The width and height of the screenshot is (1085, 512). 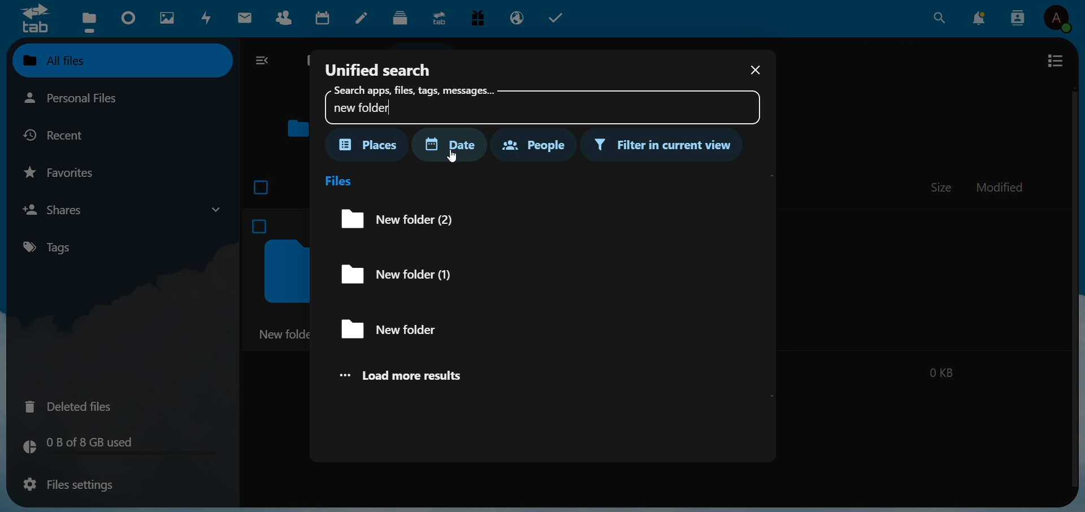 What do you see at coordinates (121, 209) in the screenshot?
I see `shares` at bounding box center [121, 209].